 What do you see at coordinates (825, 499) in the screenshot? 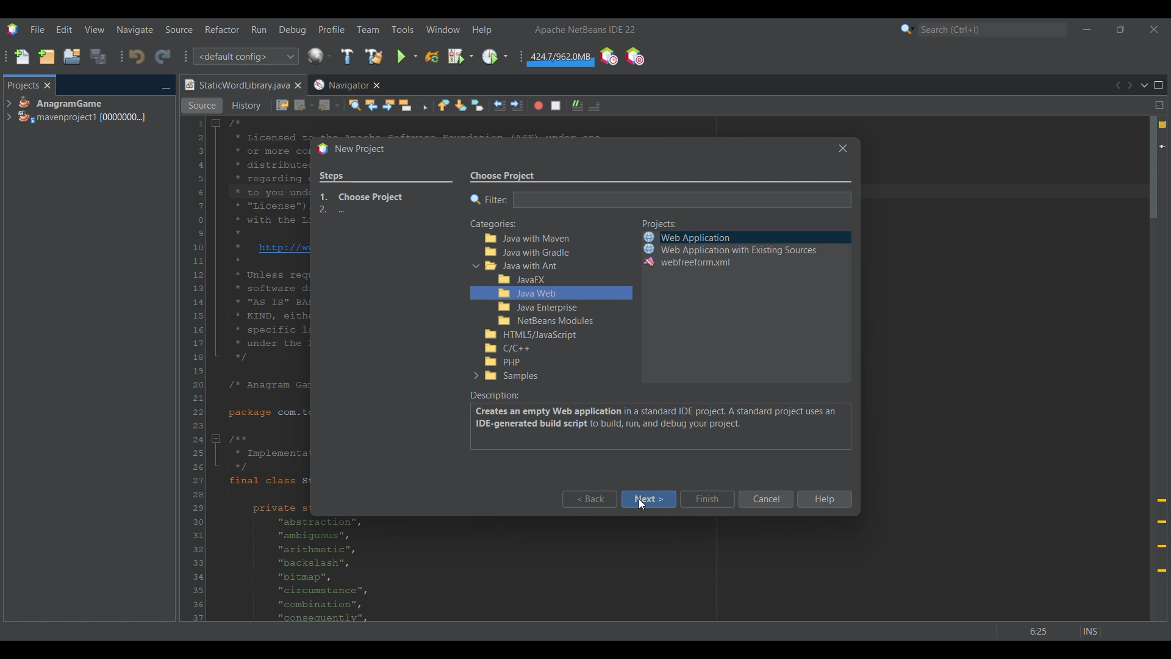
I see `Help` at bounding box center [825, 499].